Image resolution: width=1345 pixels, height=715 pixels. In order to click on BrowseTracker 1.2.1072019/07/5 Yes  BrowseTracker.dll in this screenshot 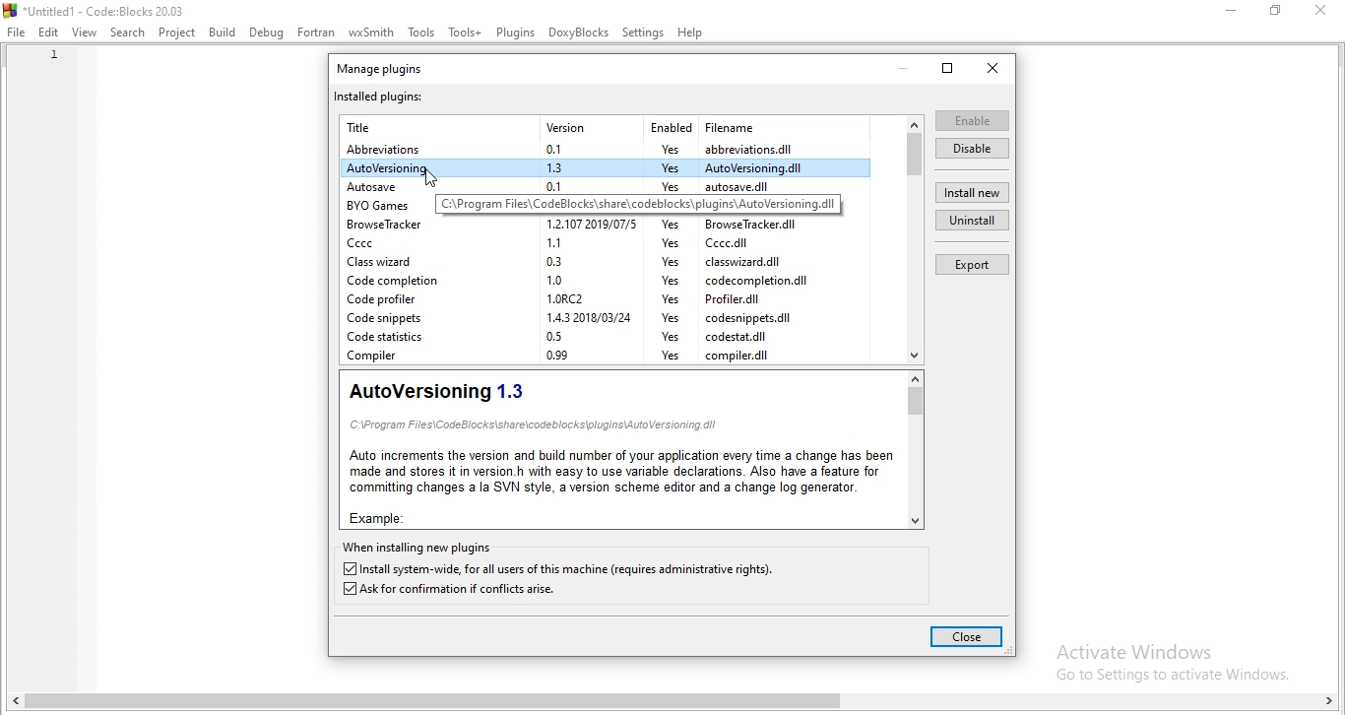, I will do `click(572, 225)`.